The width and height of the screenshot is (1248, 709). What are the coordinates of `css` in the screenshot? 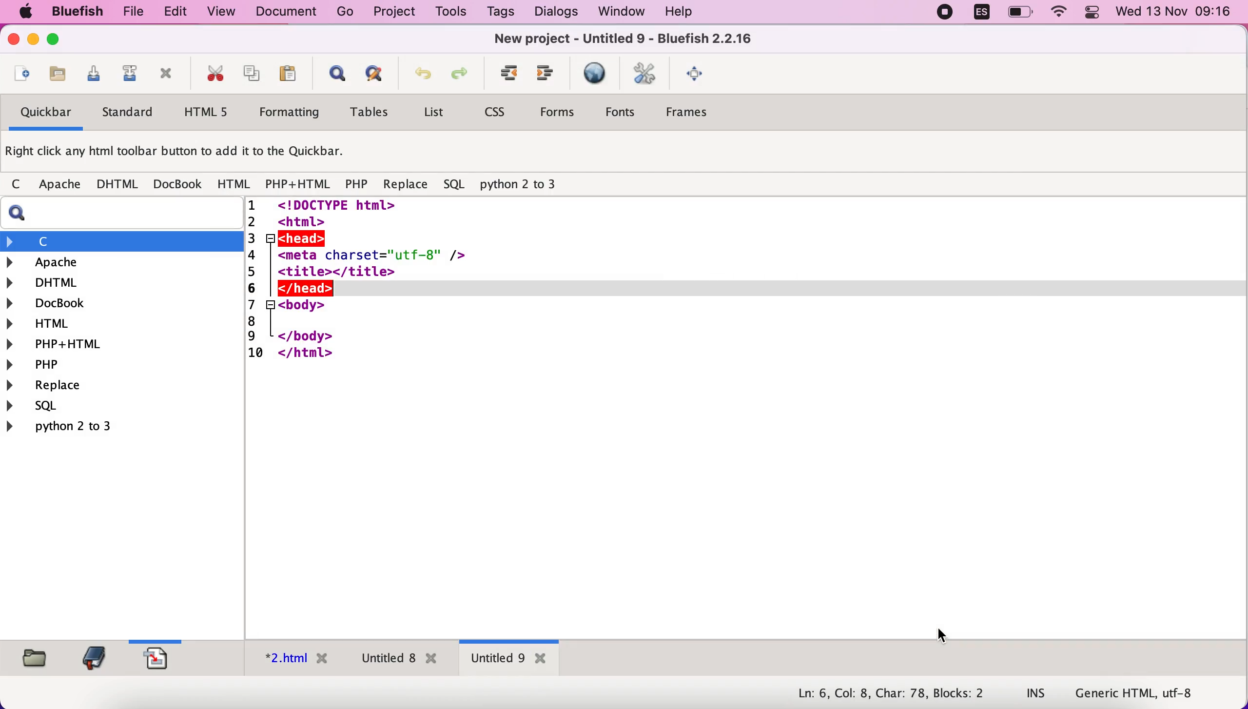 It's located at (498, 115).